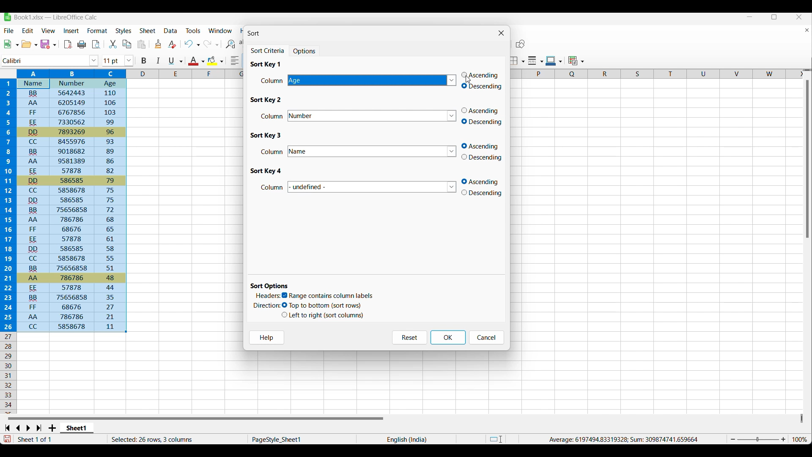 The width and height of the screenshot is (812, 457). I want to click on Print, so click(82, 44).